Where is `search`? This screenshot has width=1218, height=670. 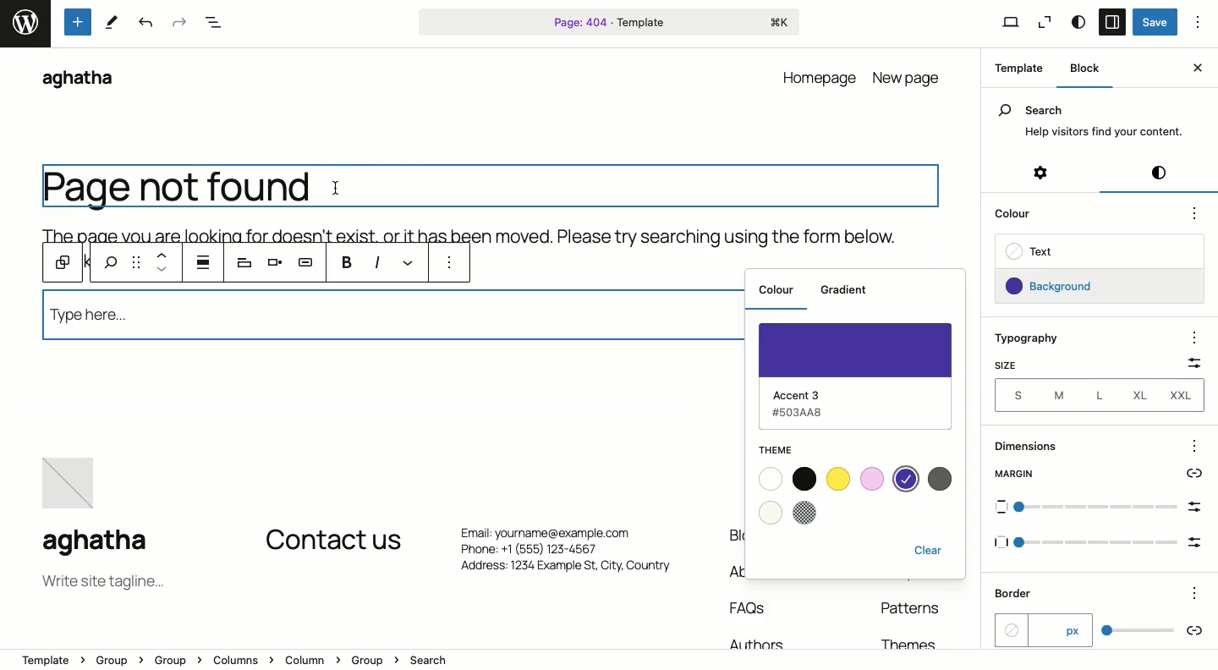
search is located at coordinates (110, 264).